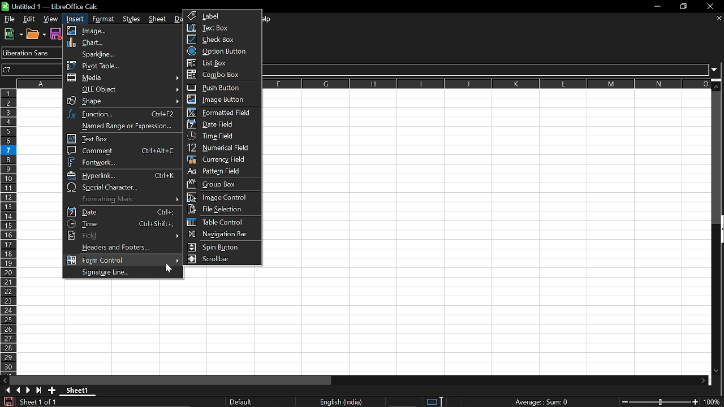 The image size is (724, 407). I want to click on List Box, so click(223, 63).